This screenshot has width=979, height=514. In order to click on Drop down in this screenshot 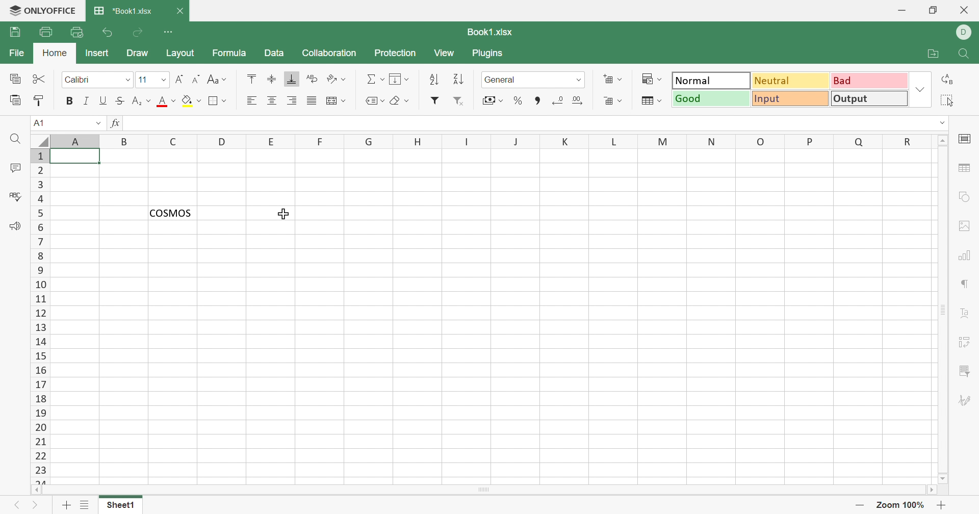, I will do `click(580, 80)`.